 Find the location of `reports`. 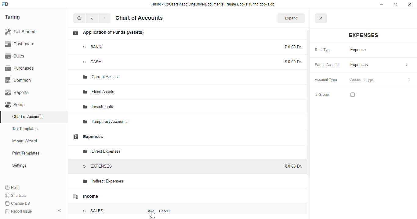

reports is located at coordinates (17, 92).